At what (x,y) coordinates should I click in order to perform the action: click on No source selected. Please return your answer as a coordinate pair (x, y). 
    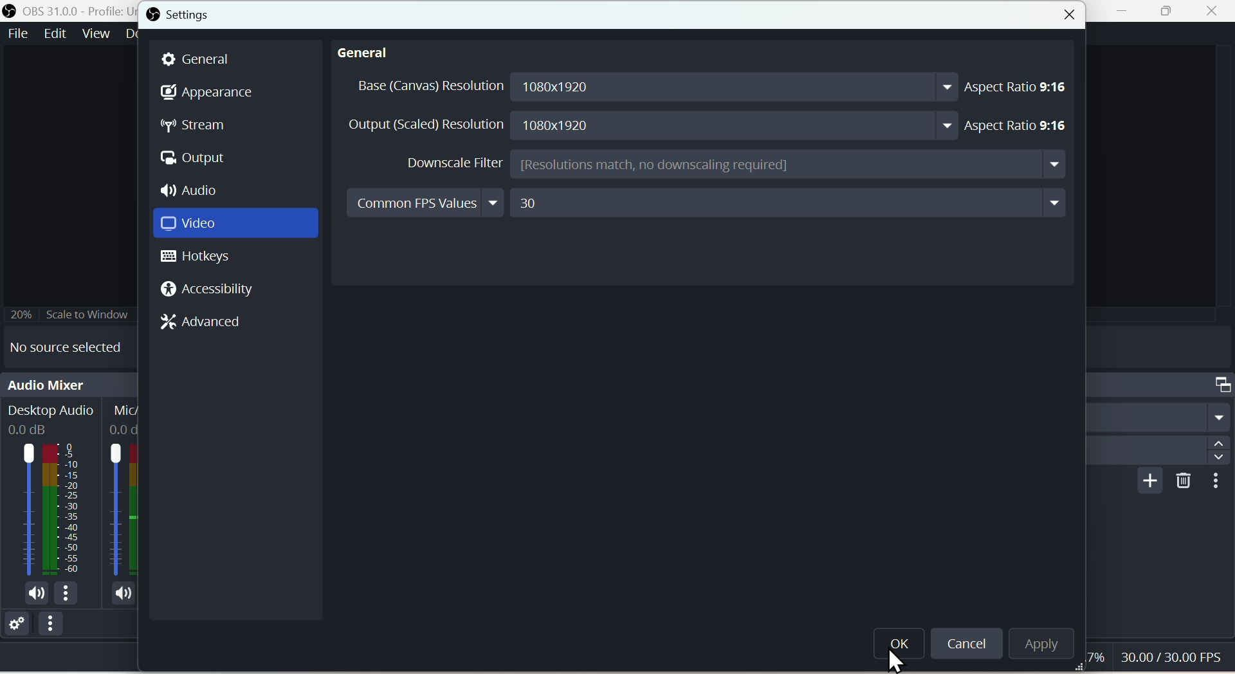
    Looking at the image, I should click on (74, 345).